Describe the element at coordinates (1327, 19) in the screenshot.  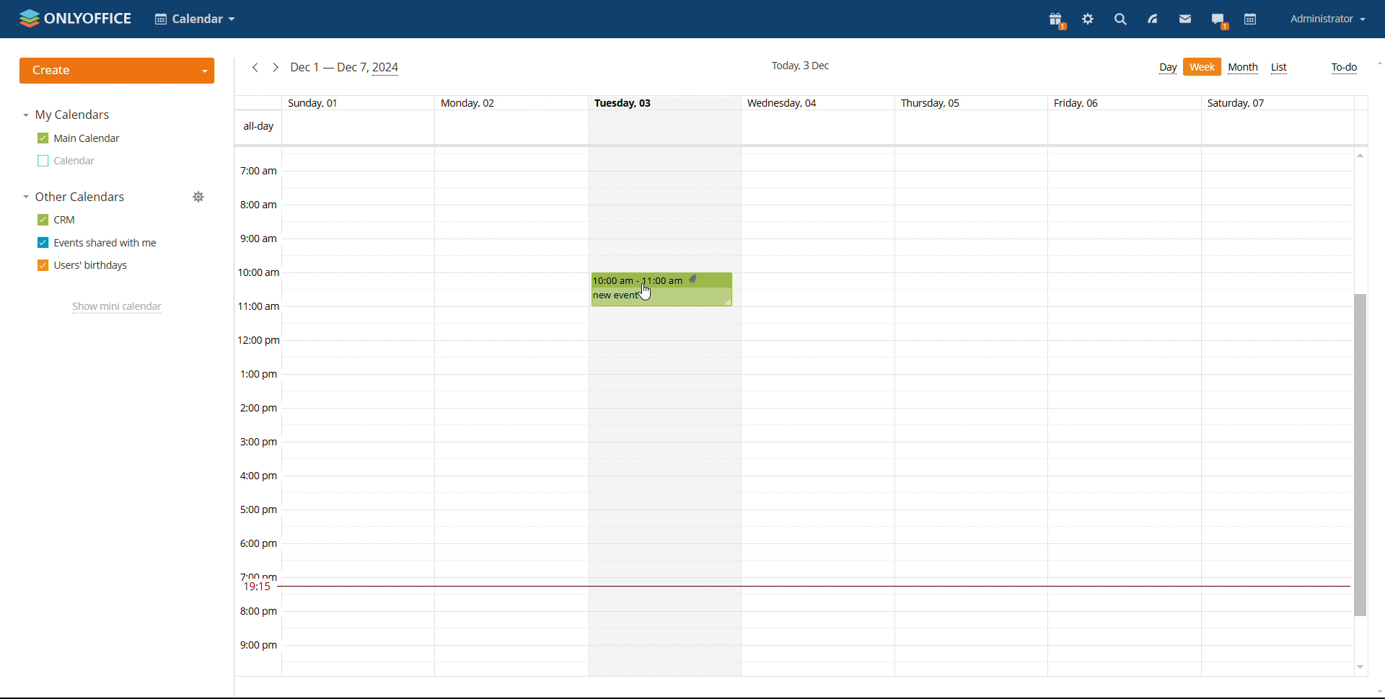
I see `Administrator` at that location.